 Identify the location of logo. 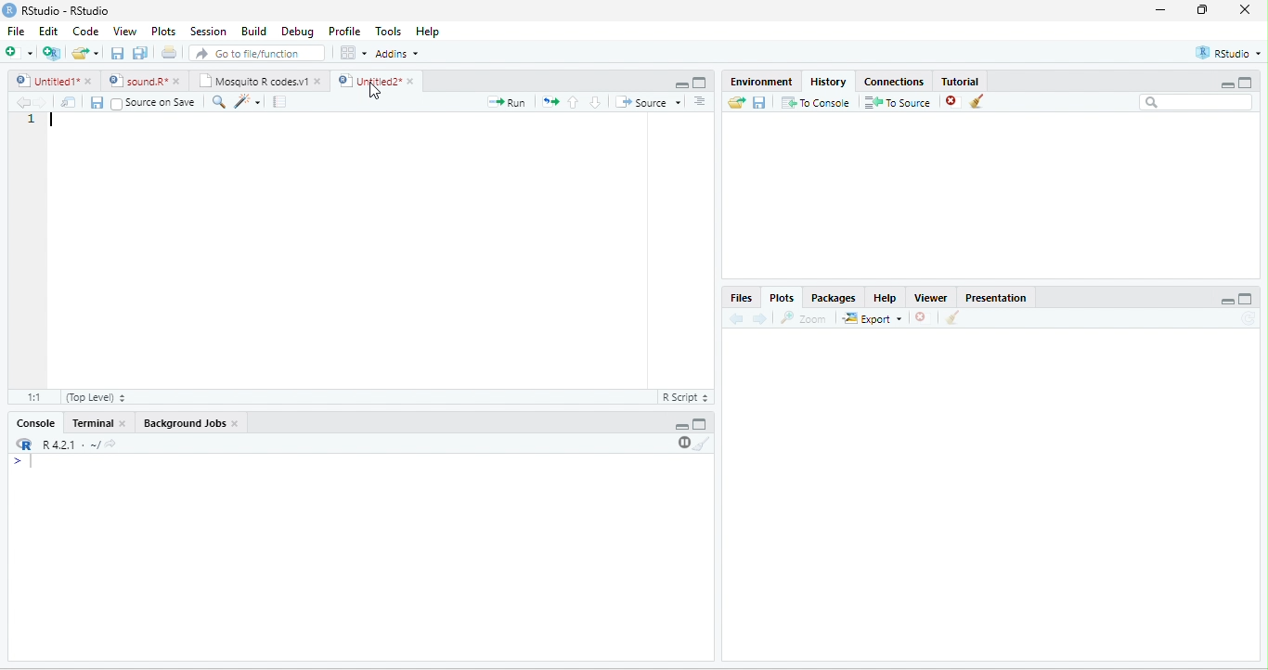
(8, 10).